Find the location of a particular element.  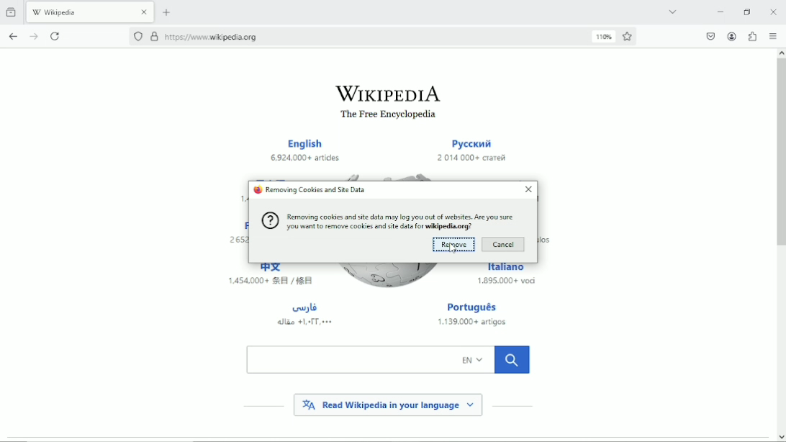

reload current page is located at coordinates (57, 35).